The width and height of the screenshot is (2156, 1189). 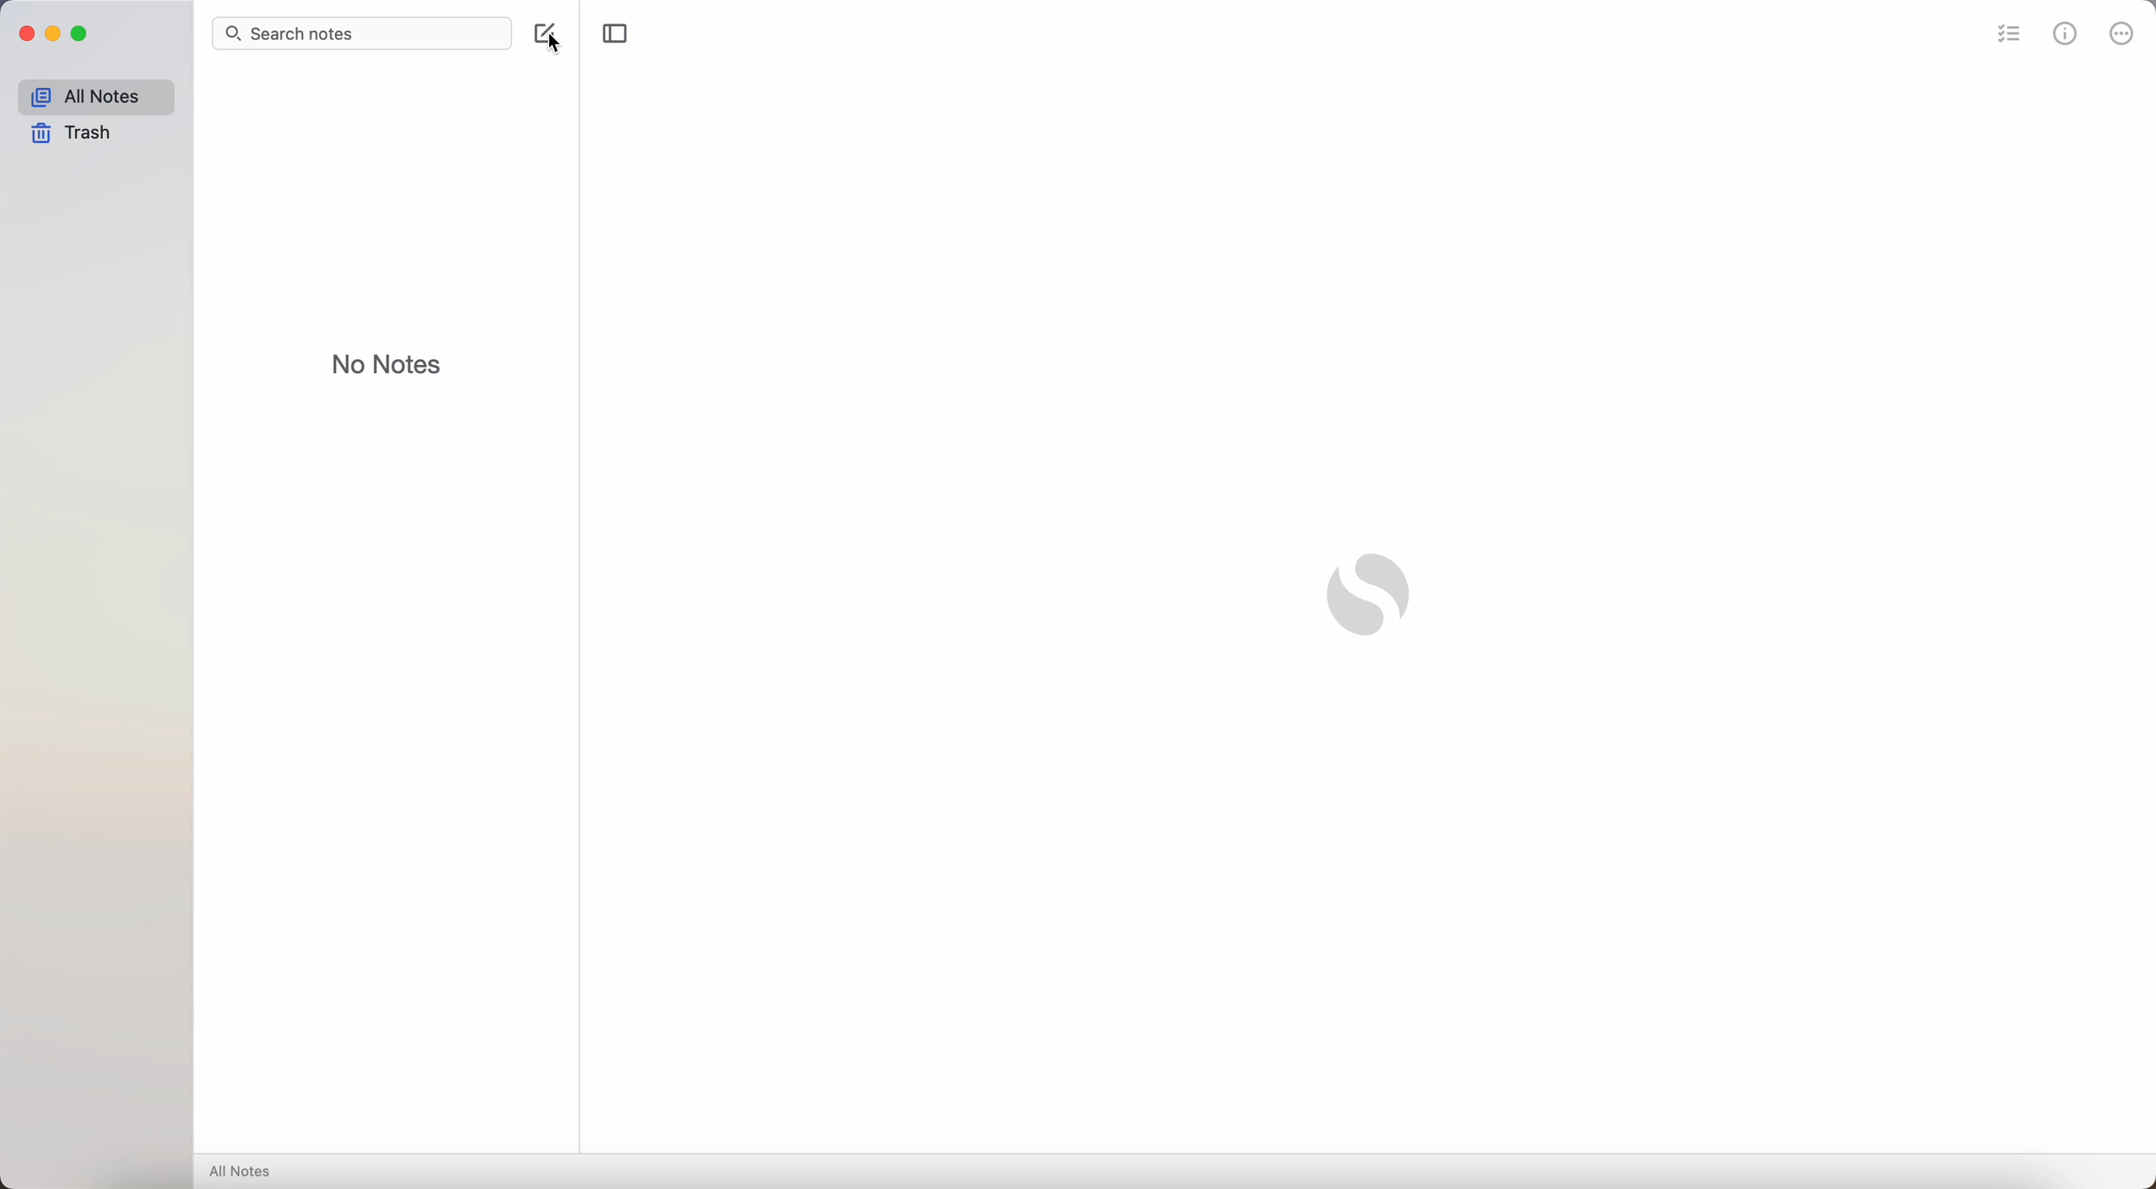 I want to click on cursor, so click(x=547, y=38).